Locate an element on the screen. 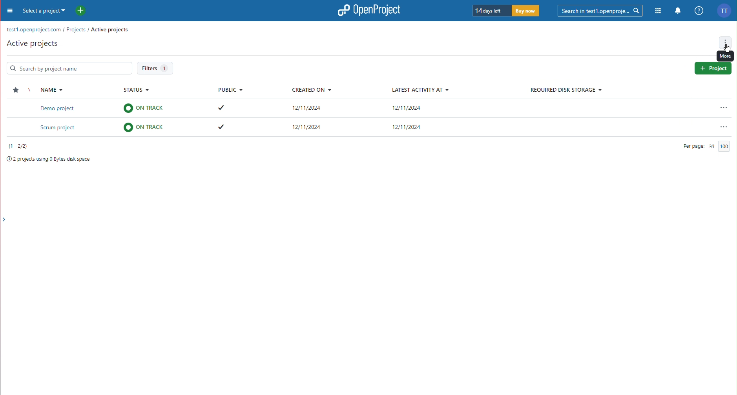  Account is located at coordinates (726, 11).